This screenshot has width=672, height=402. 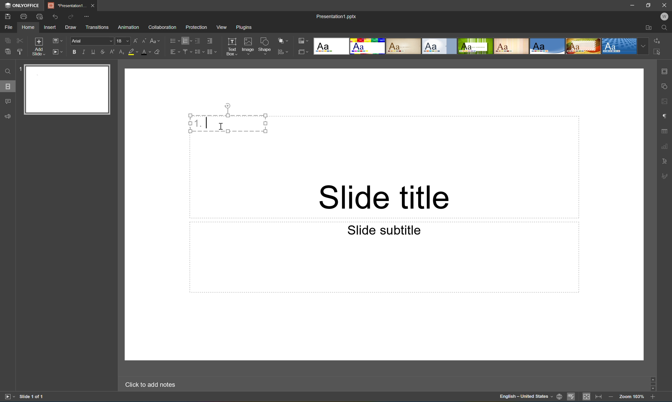 I want to click on Font, so click(x=92, y=41).